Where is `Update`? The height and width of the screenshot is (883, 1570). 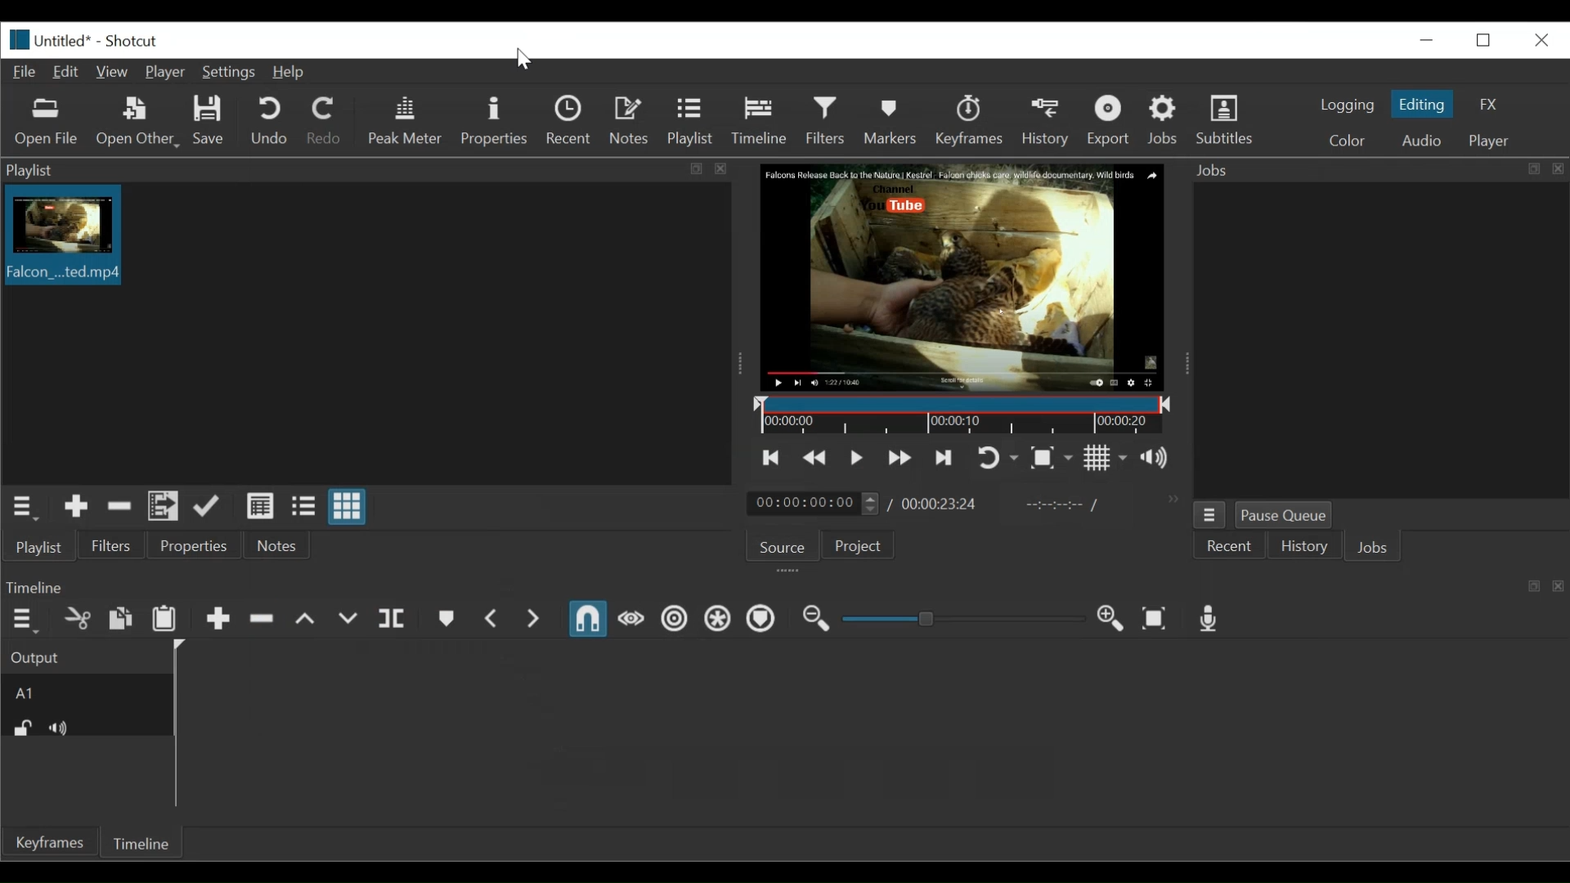 Update is located at coordinates (207, 508).